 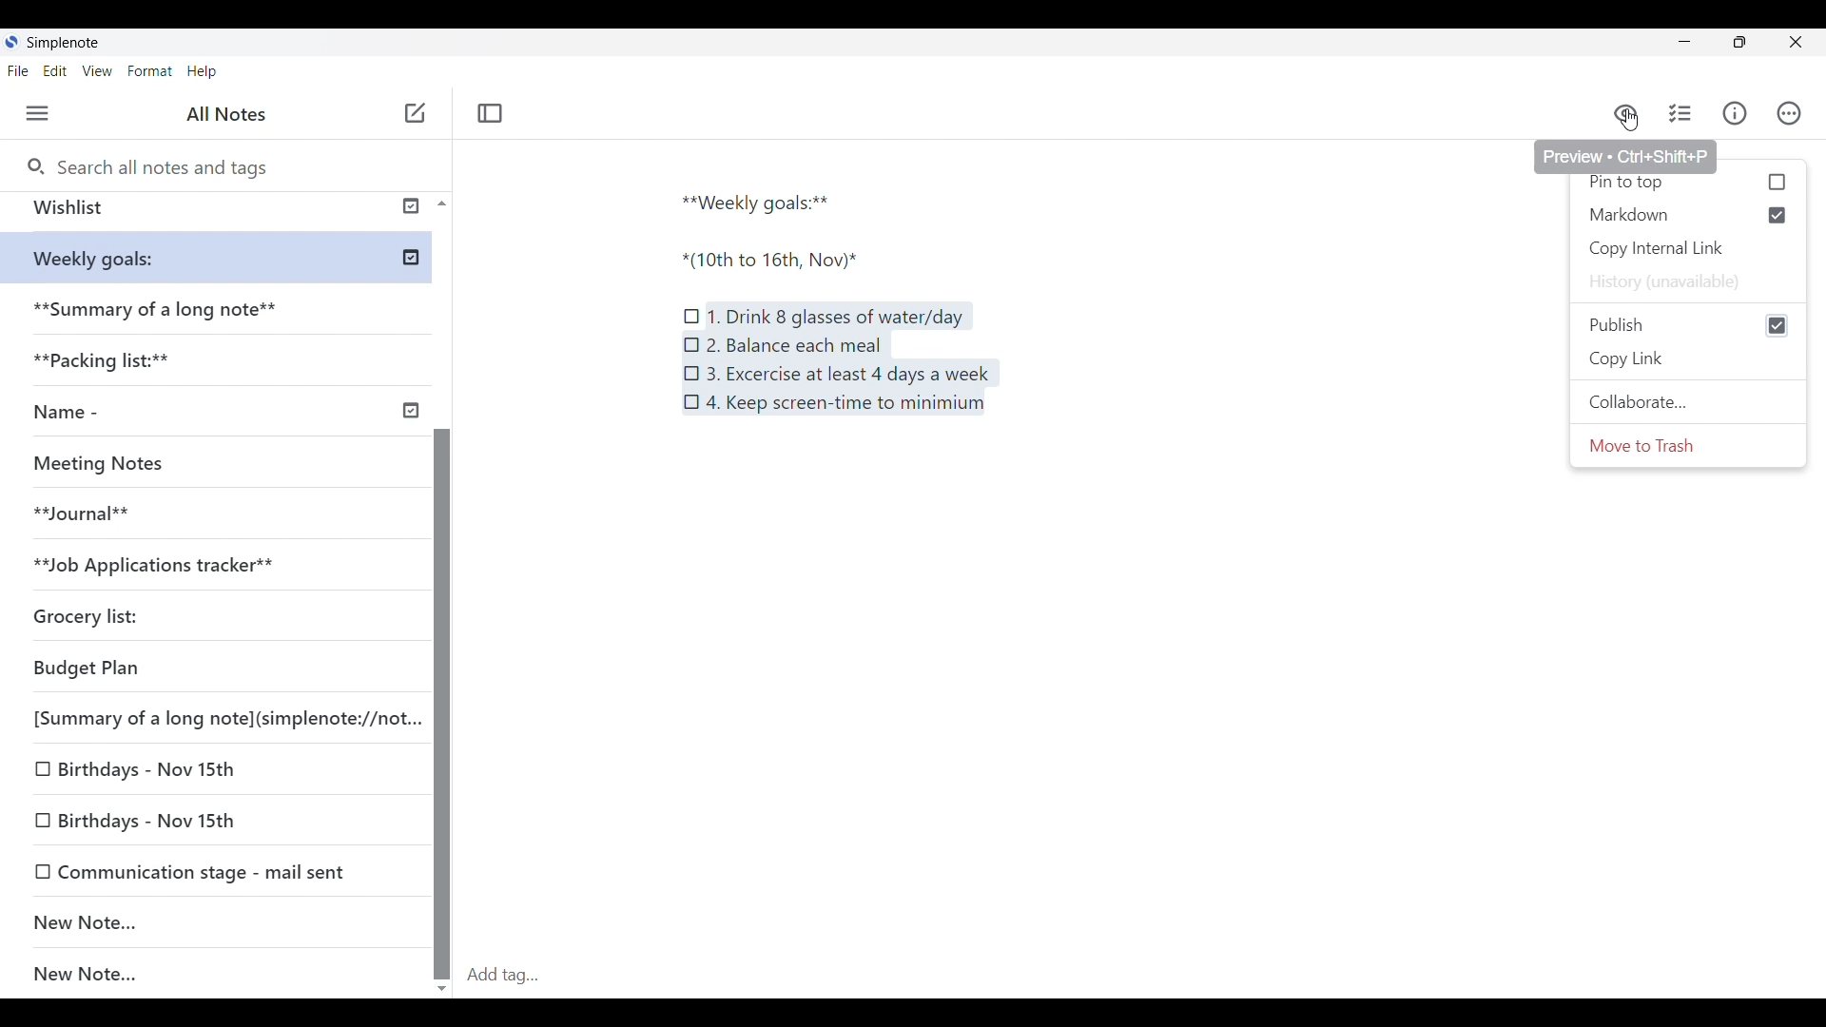 What do you see at coordinates (783, 261) in the screenshot?
I see `*(10th to 16th, Nov)*` at bounding box center [783, 261].